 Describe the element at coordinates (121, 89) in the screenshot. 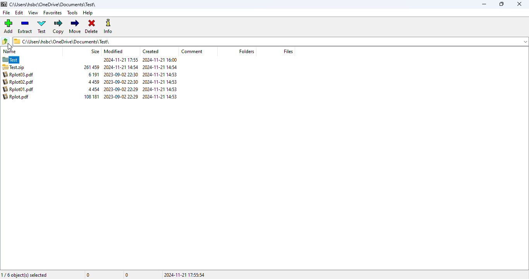

I see `2023-09-02 22:29` at that location.